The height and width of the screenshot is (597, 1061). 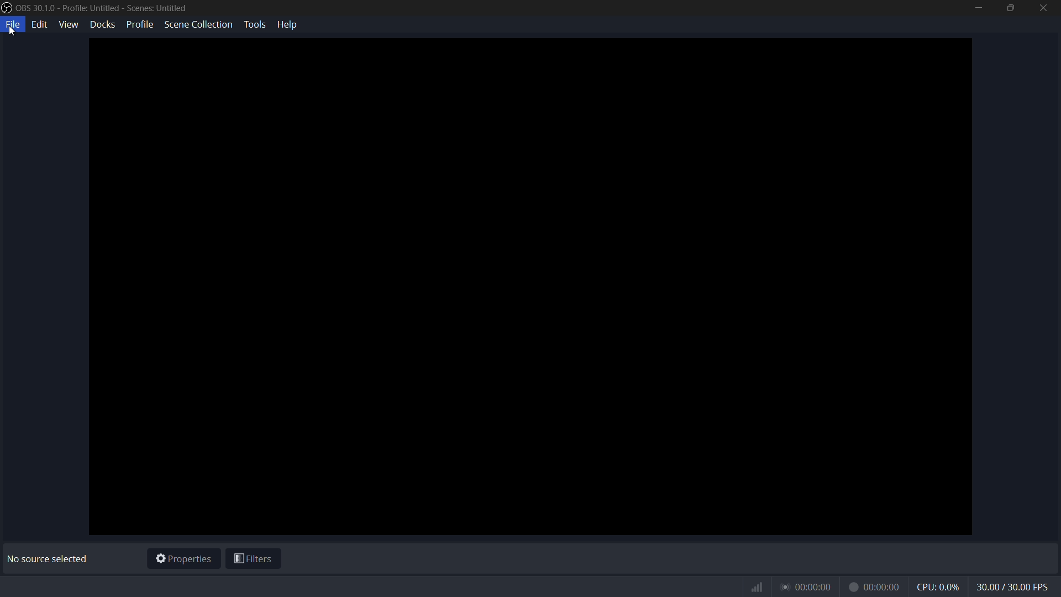 What do you see at coordinates (254, 561) in the screenshot?
I see `filters` at bounding box center [254, 561].